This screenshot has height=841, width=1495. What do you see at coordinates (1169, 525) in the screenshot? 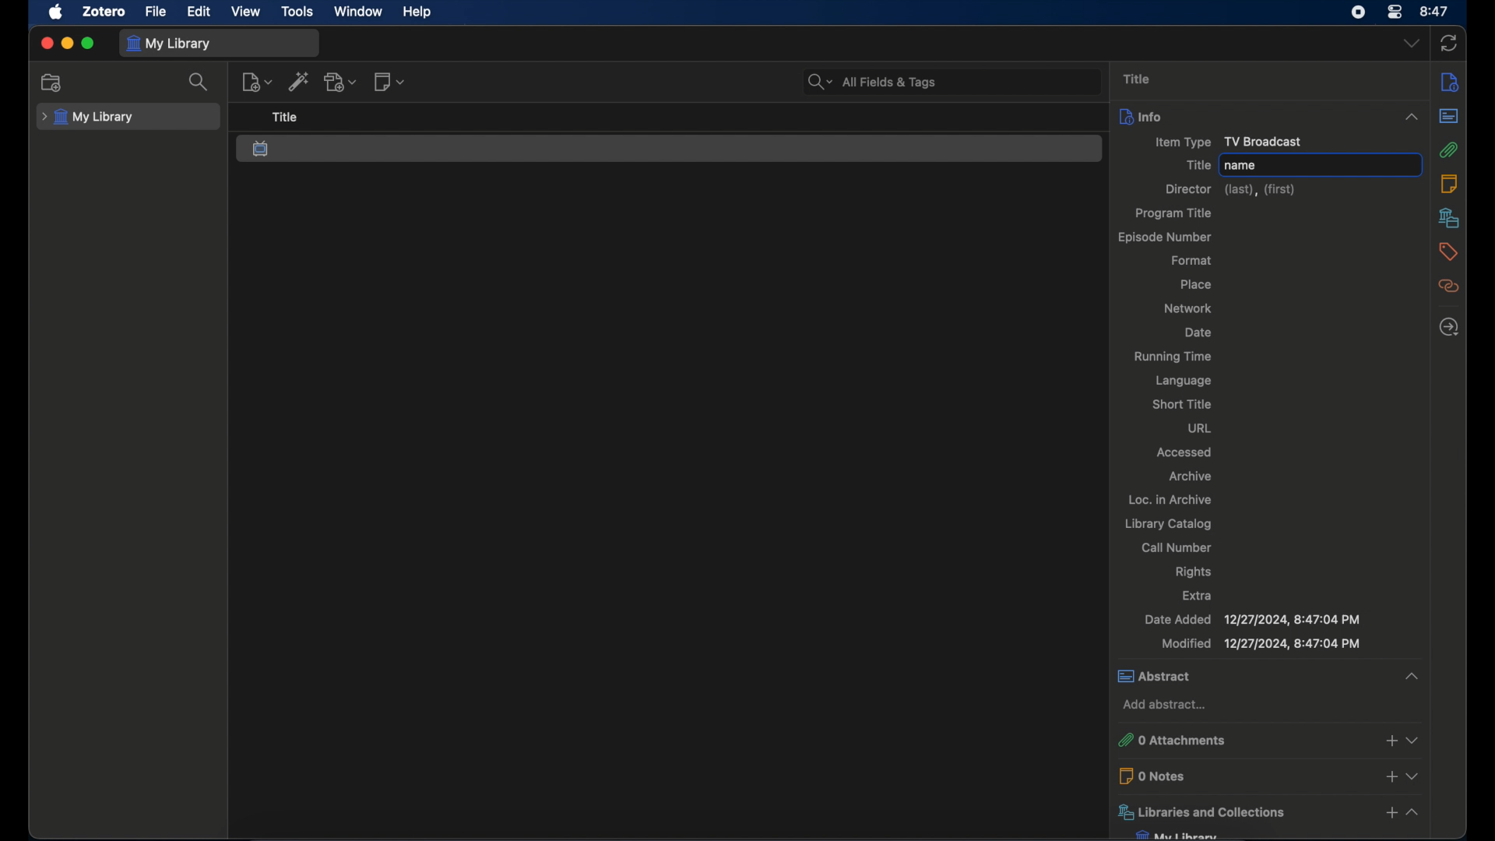
I see `library catalog` at bounding box center [1169, 525].